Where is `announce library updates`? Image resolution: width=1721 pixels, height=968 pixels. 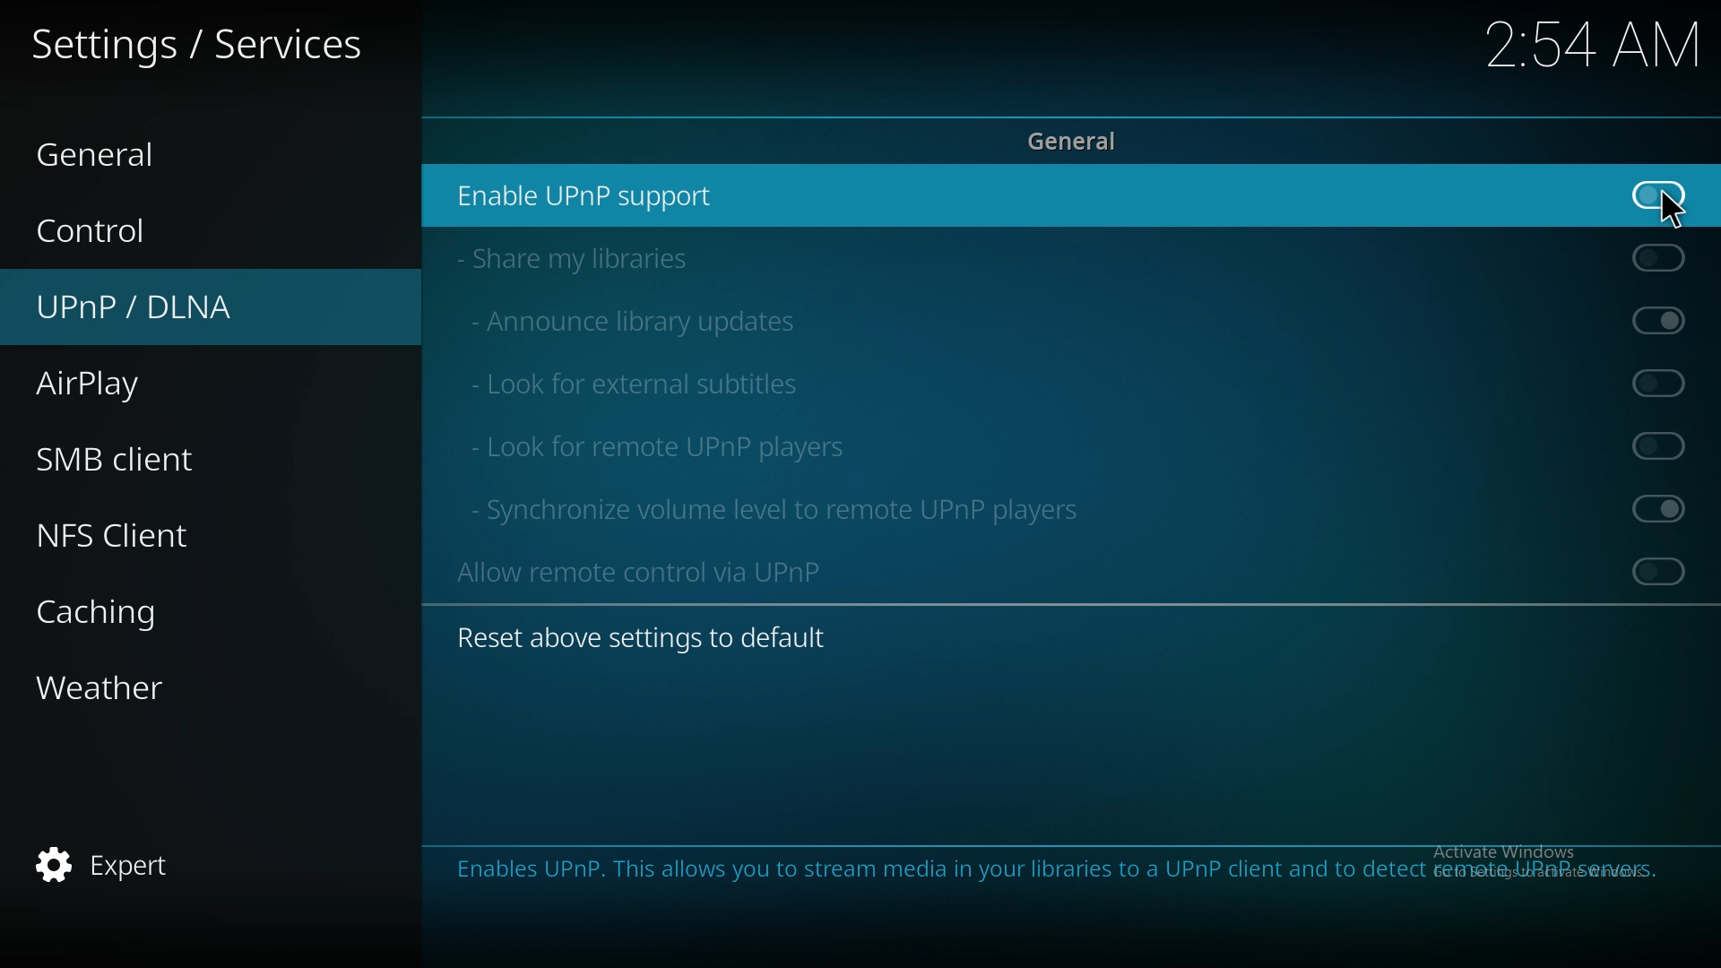 announce library updates is located at coordinates (642, 320).